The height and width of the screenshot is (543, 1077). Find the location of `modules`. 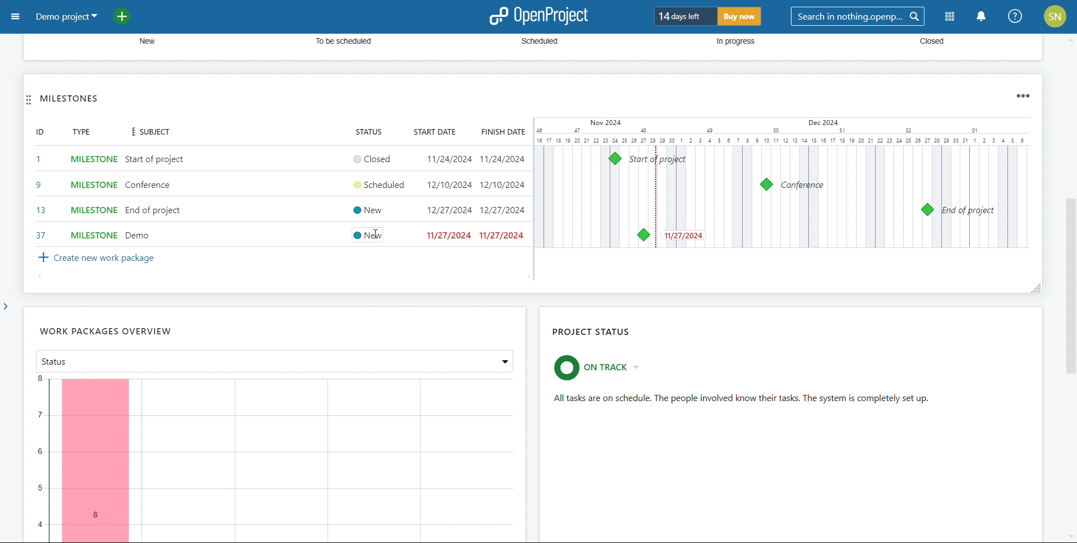

modules is located at coordinates (950, 17).